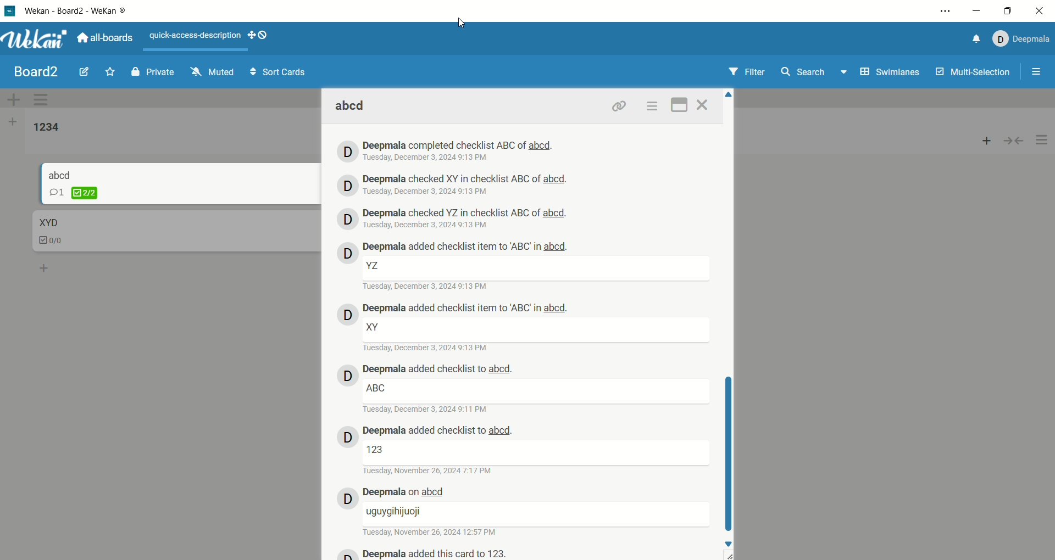  What do you see at coordinates (74, 193) in the screenshot?
I see `checklist` at bounding box center [74, 193].